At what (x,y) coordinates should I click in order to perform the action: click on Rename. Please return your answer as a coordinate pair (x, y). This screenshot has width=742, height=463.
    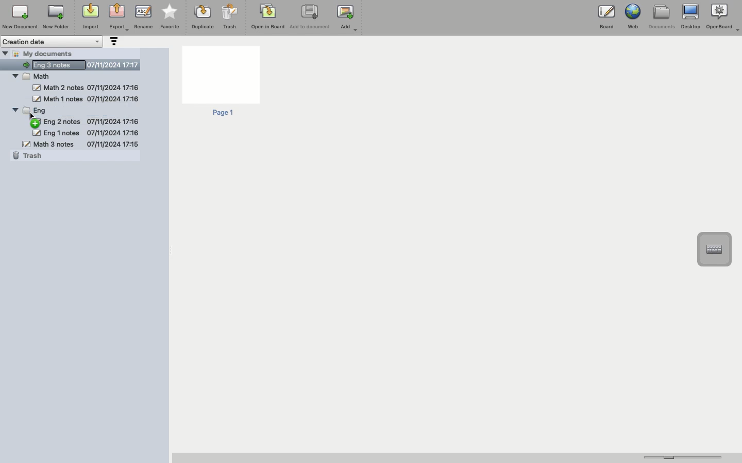
    Looking at the image, I should click on (143, 16).